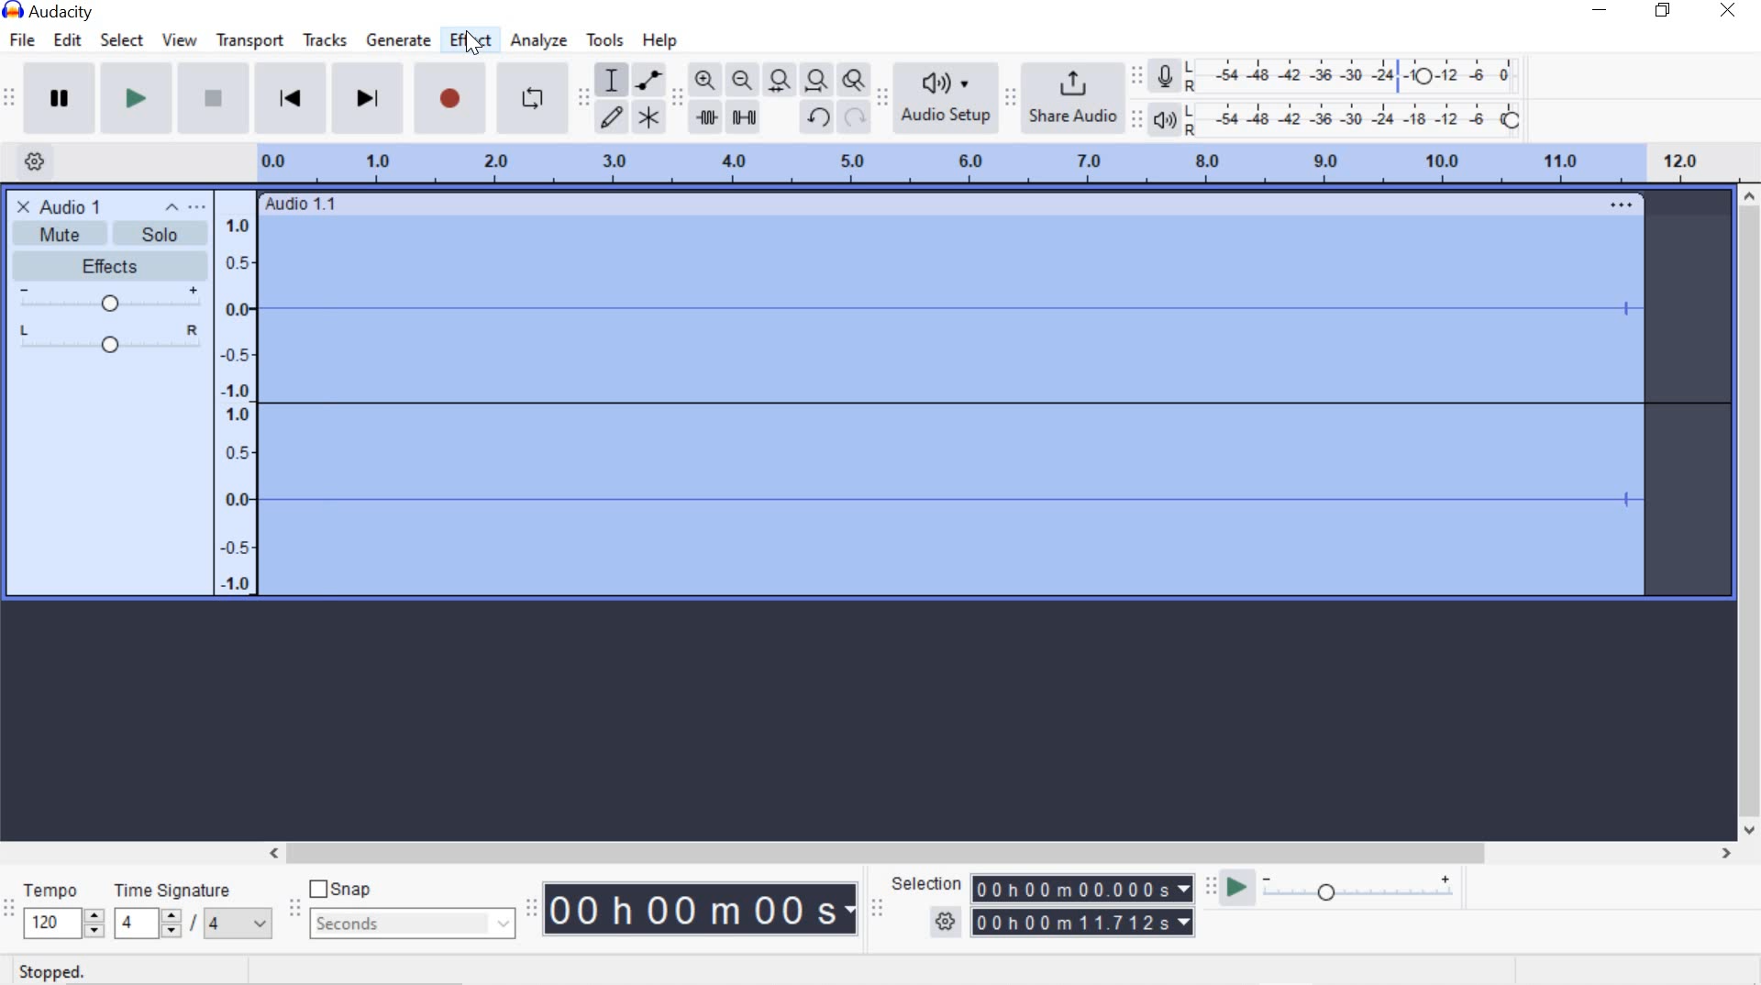 The width and height of the screenshot is (1761, 985). Describe the element at coordinates (108, 301) in the screenshot. I see `Gain` at that location.